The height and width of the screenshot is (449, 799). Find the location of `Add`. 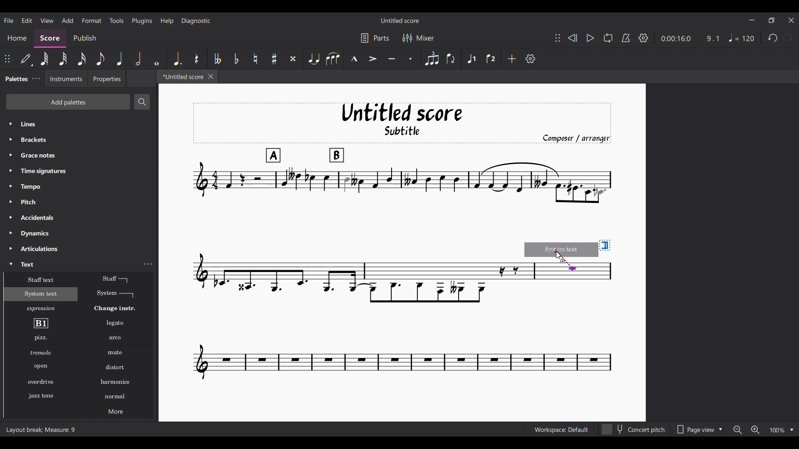

Add is located at coordinates (511, 59).